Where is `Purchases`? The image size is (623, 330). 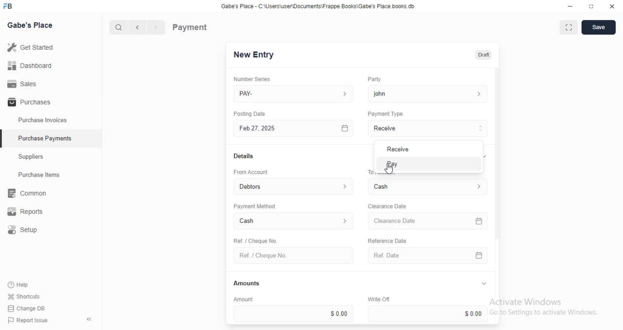
Purchases is located at coordinates (28, 103).